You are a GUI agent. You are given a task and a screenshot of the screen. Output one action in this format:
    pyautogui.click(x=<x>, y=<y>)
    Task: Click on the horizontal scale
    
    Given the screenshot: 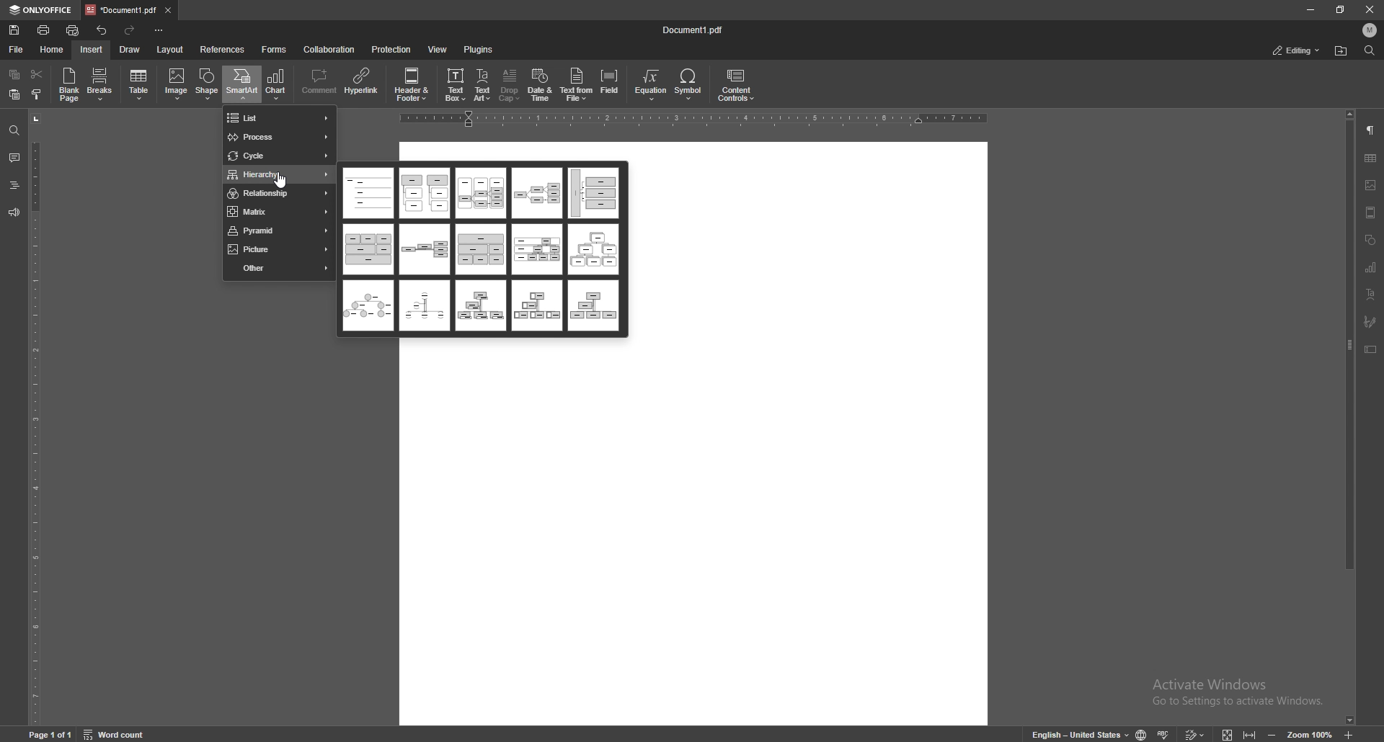 What is the action you would take?
    pyautogui.click(x=691, y=120)
    